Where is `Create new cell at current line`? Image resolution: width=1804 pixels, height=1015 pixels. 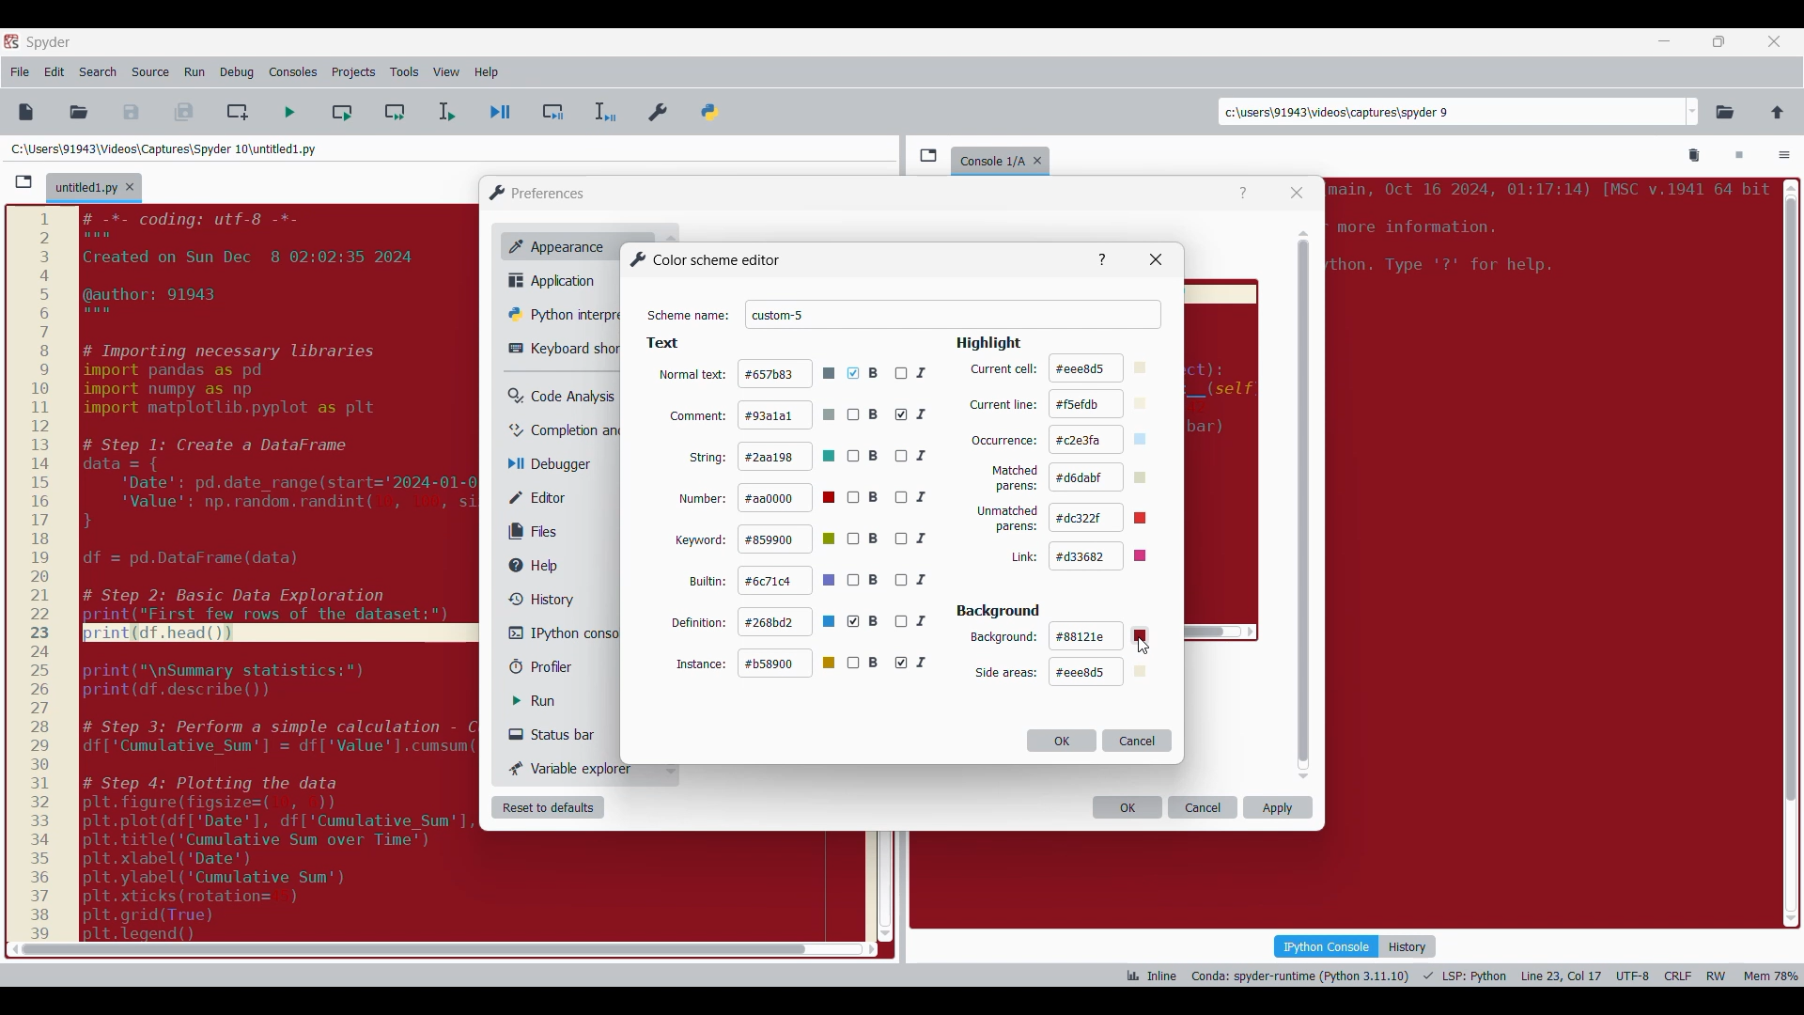
Create new cell at current line is located at coordinates (238, 112).